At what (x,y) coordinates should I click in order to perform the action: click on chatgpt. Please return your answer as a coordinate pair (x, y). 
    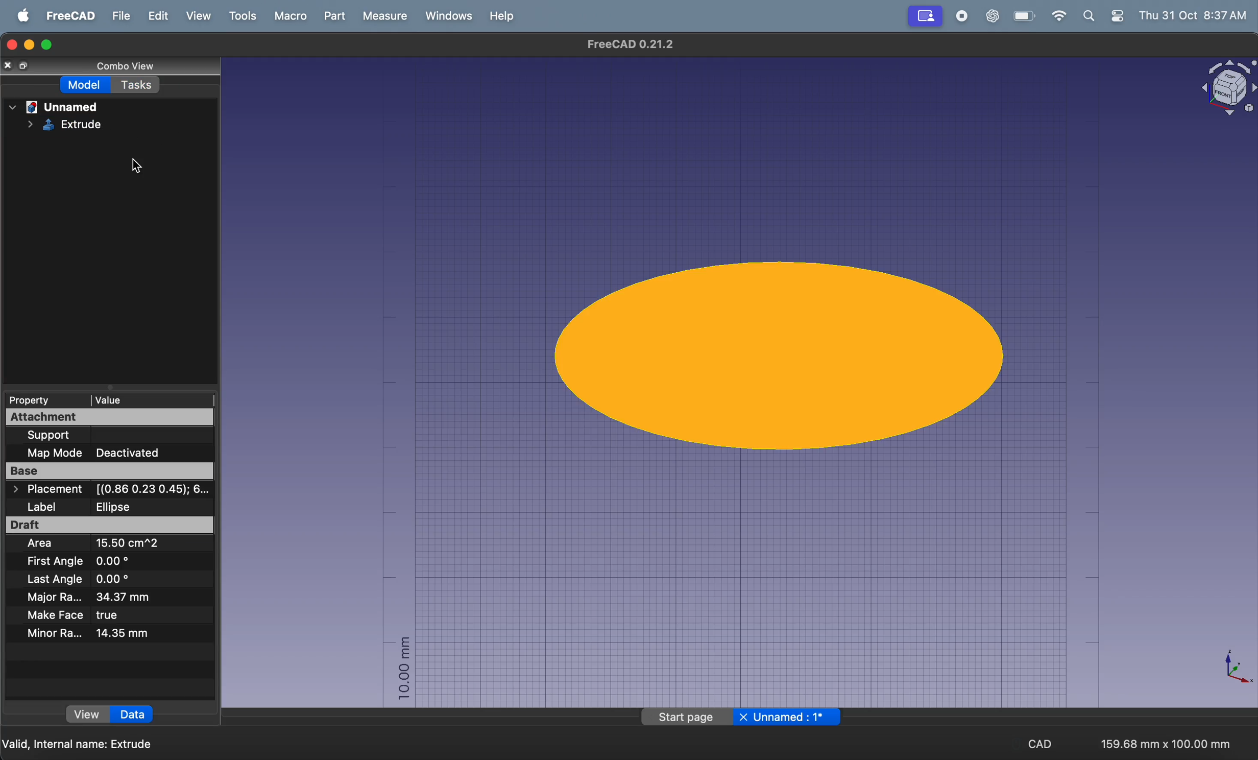
    Looking at the image, I should click on (988, 16).